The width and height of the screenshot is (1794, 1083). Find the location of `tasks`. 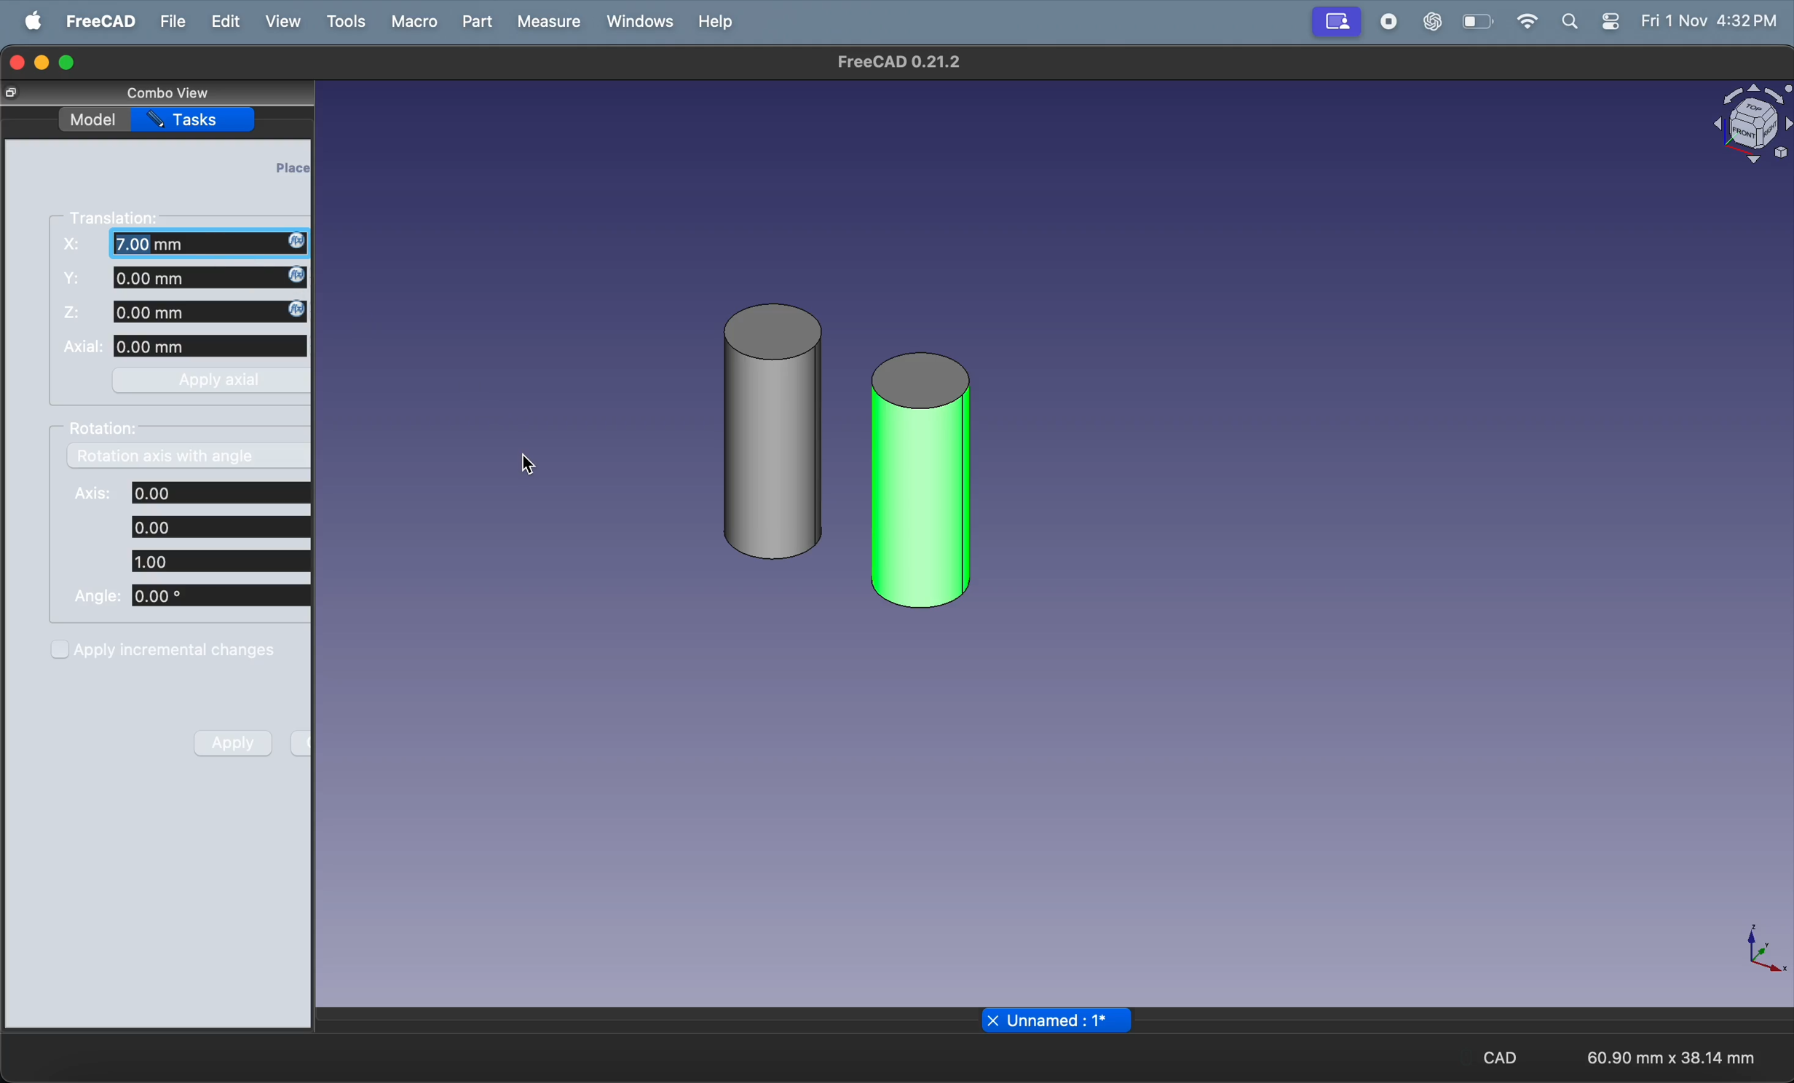

tasks is located at coordinates (197, 119).